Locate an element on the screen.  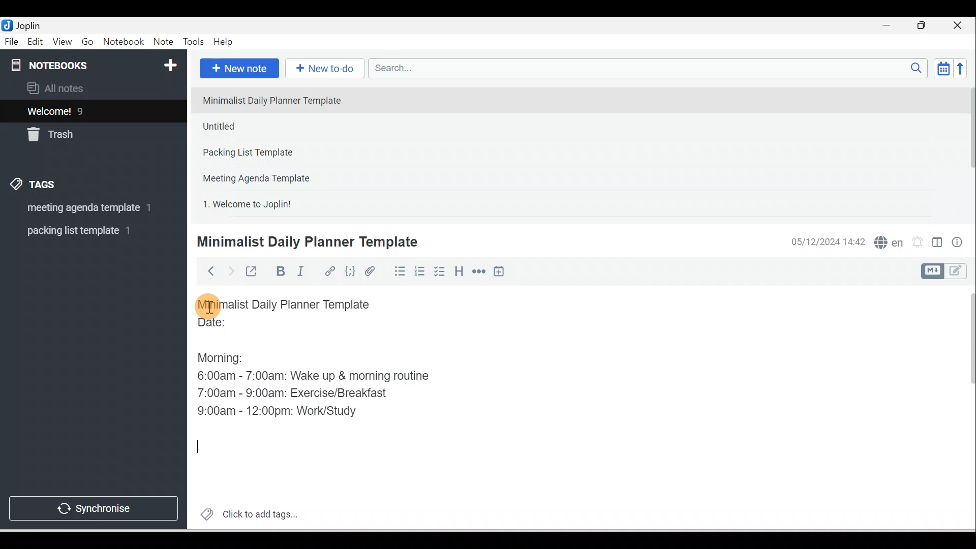
Maximise is located at coordinates (925, 26).